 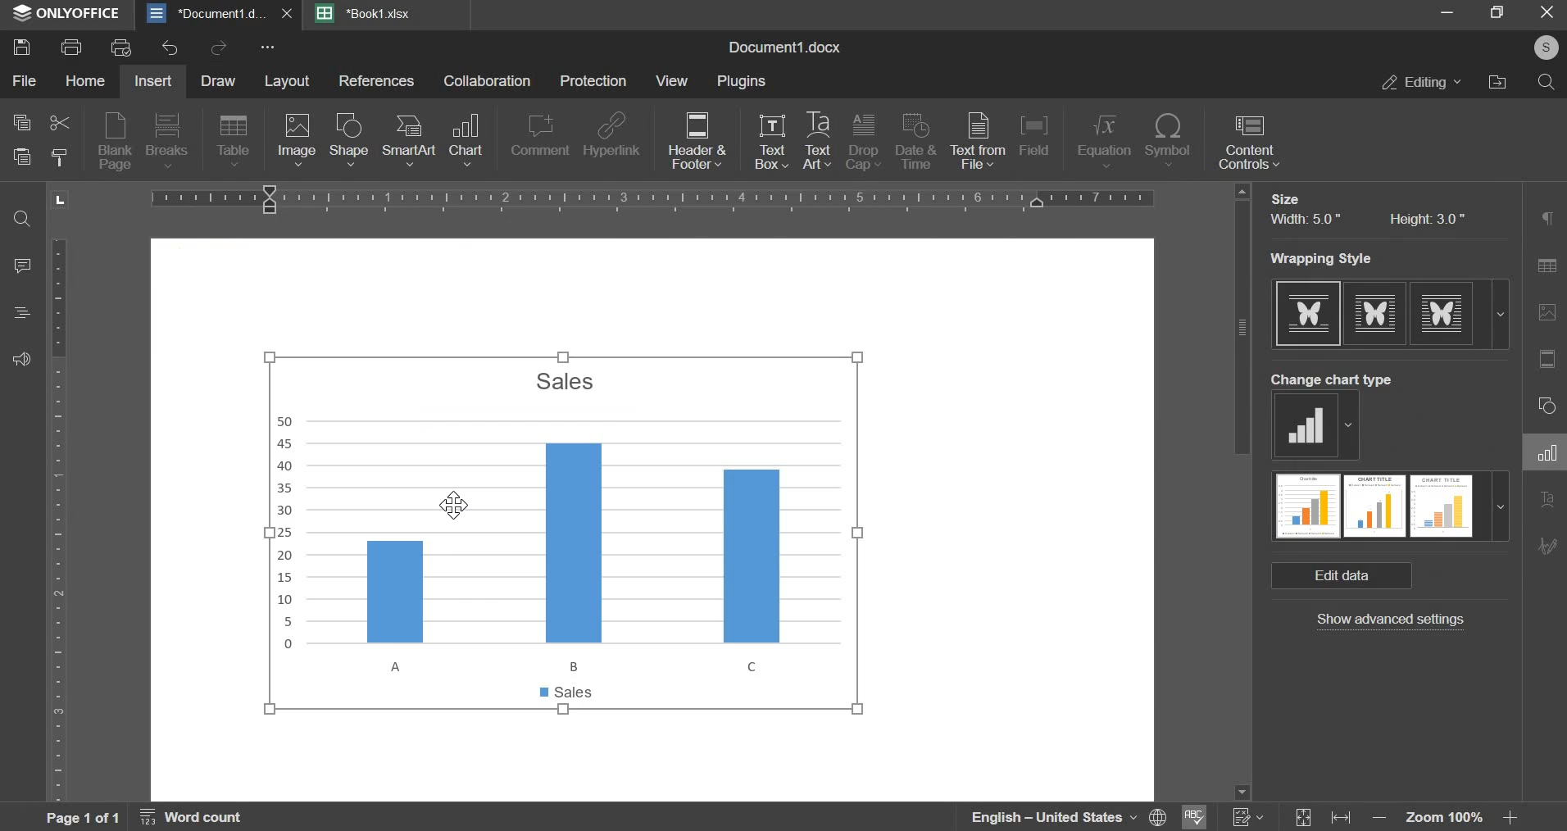 I want to click on ONLYOFFICE, so click(x=70, y=16).